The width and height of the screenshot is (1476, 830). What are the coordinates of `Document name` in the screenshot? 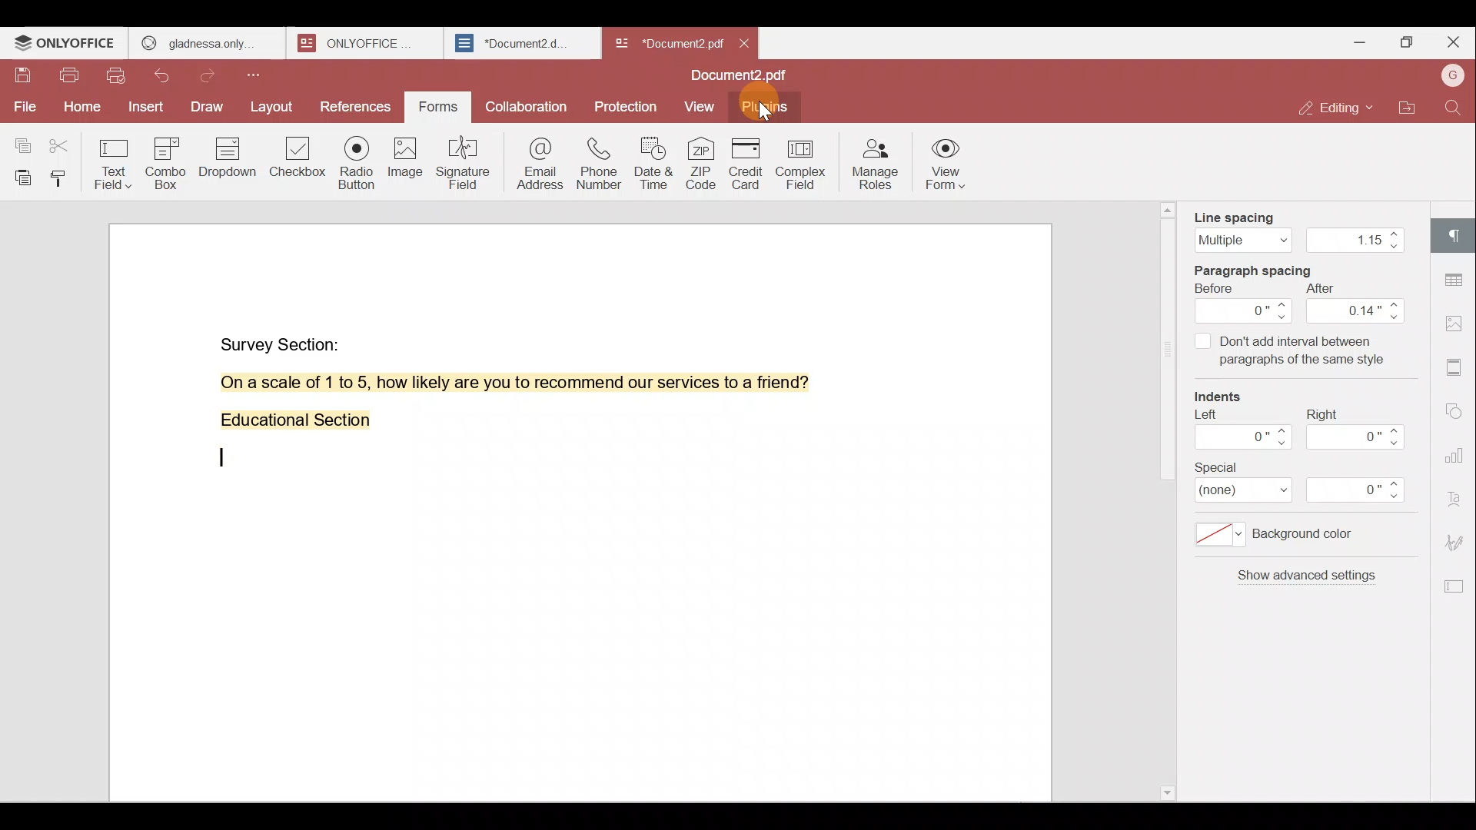 It's located at (743, 77).